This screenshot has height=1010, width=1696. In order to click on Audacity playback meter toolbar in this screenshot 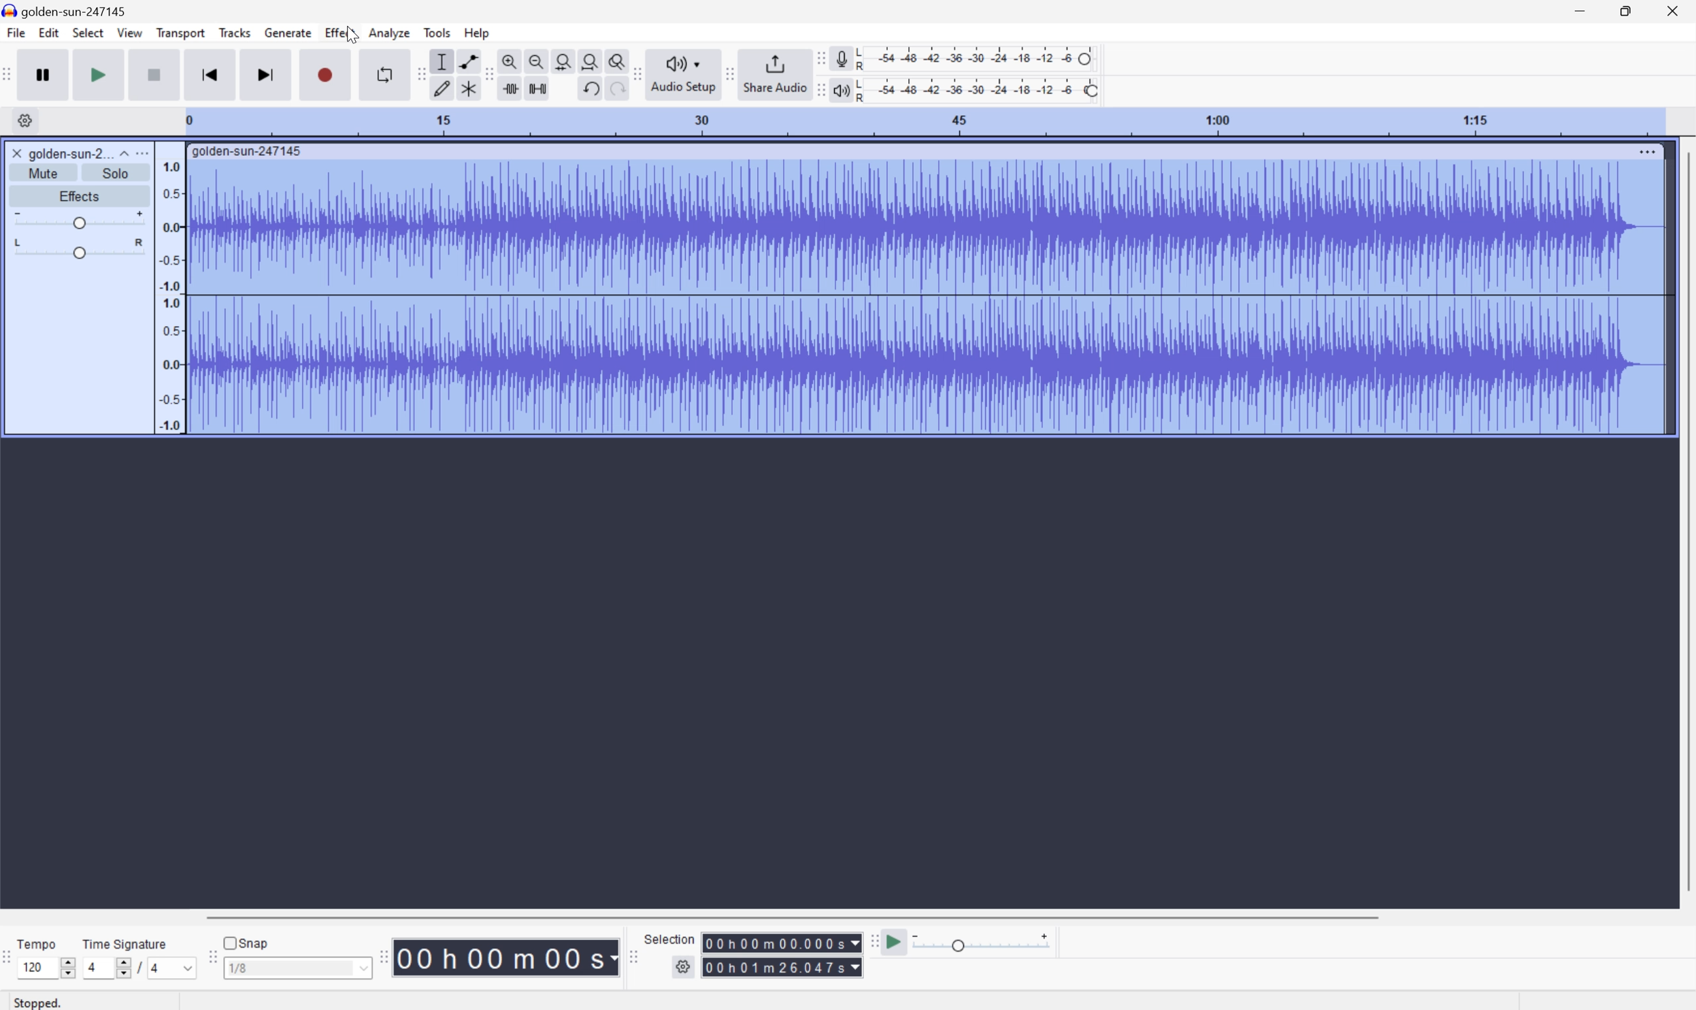, I will do `click(818, 92)`.